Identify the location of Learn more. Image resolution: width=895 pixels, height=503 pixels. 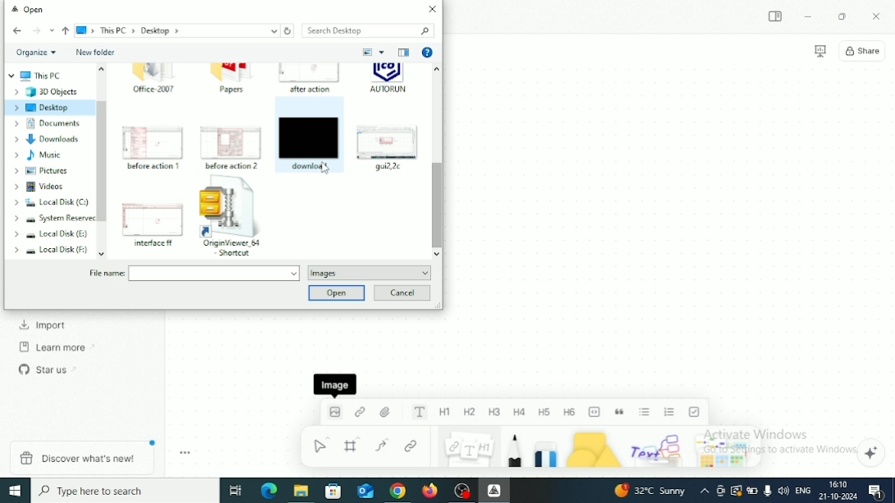
(58, 347).